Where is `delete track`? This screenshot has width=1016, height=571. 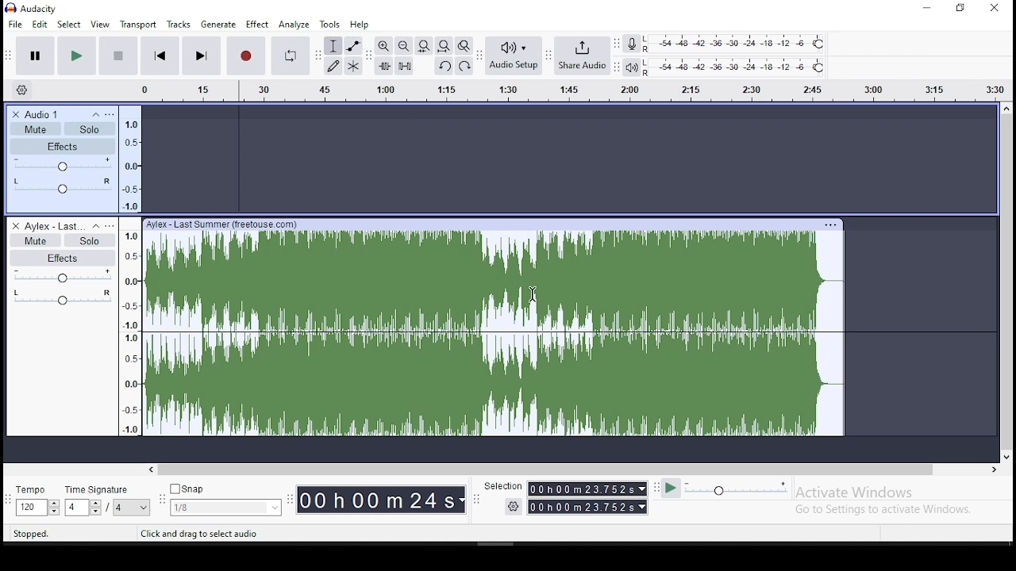 delete track is located at coordinates (15, 113).